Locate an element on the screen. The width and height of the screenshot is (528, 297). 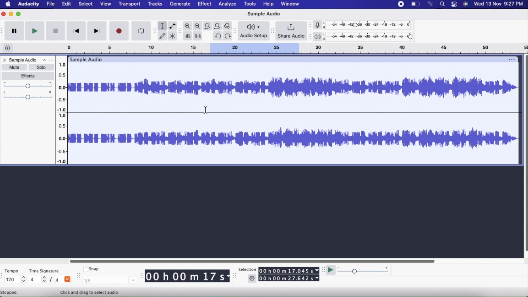
move toolbar is located at coordinates (3, 30).